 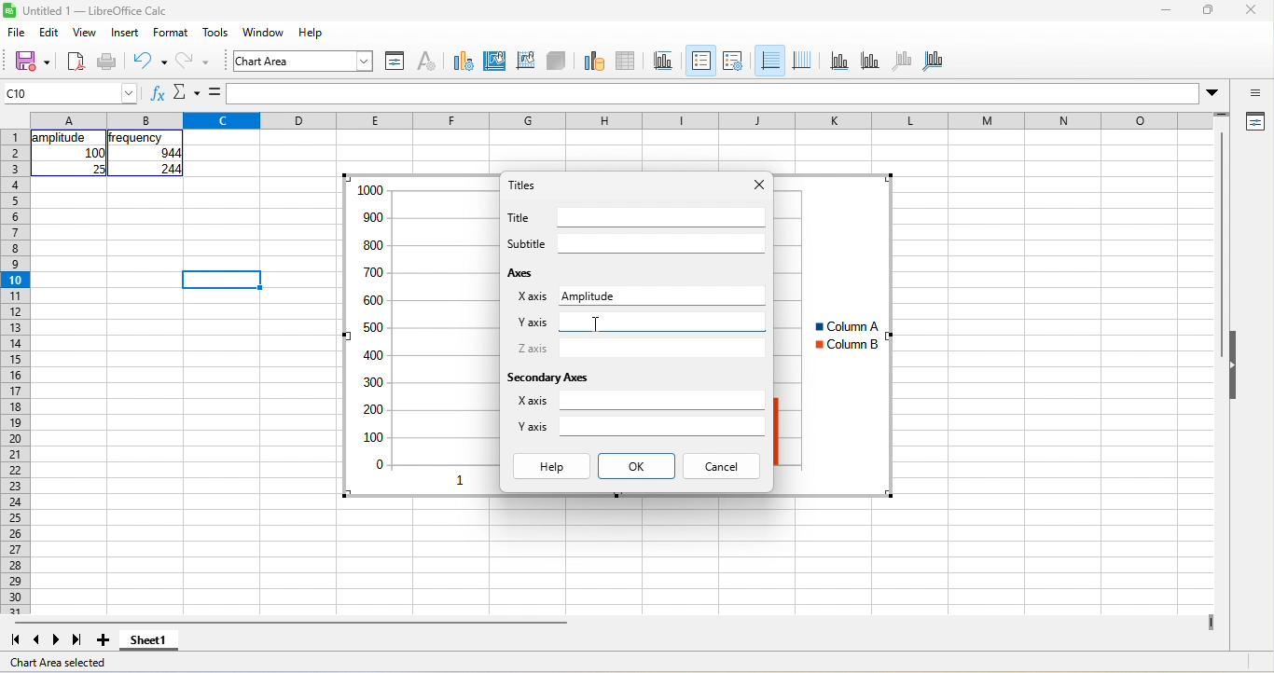 What do you see at coordinates (721, 466) in the screenshot?
I see `cancel` at bounding box center [721, 466].